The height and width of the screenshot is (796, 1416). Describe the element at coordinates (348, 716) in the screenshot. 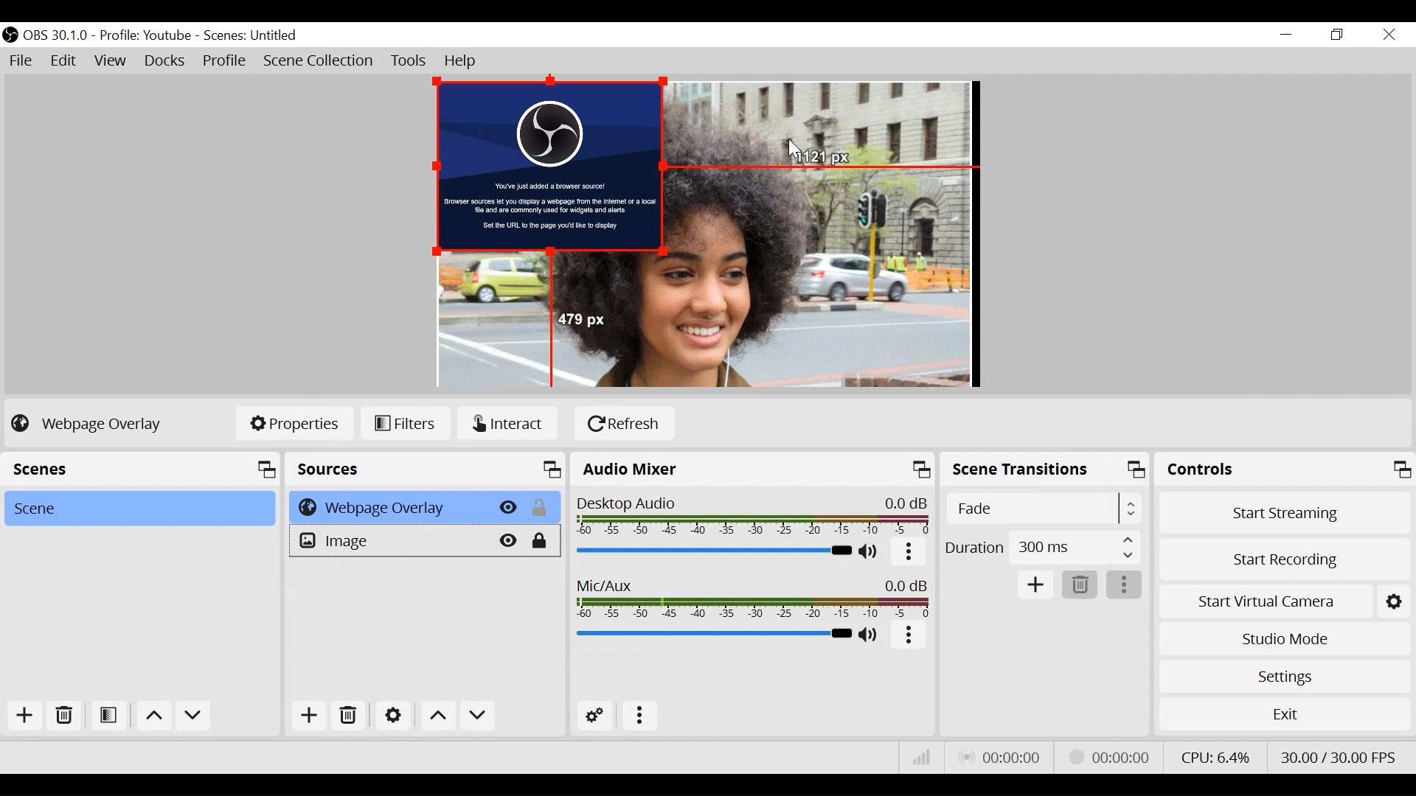

I see `Delete` at that location.